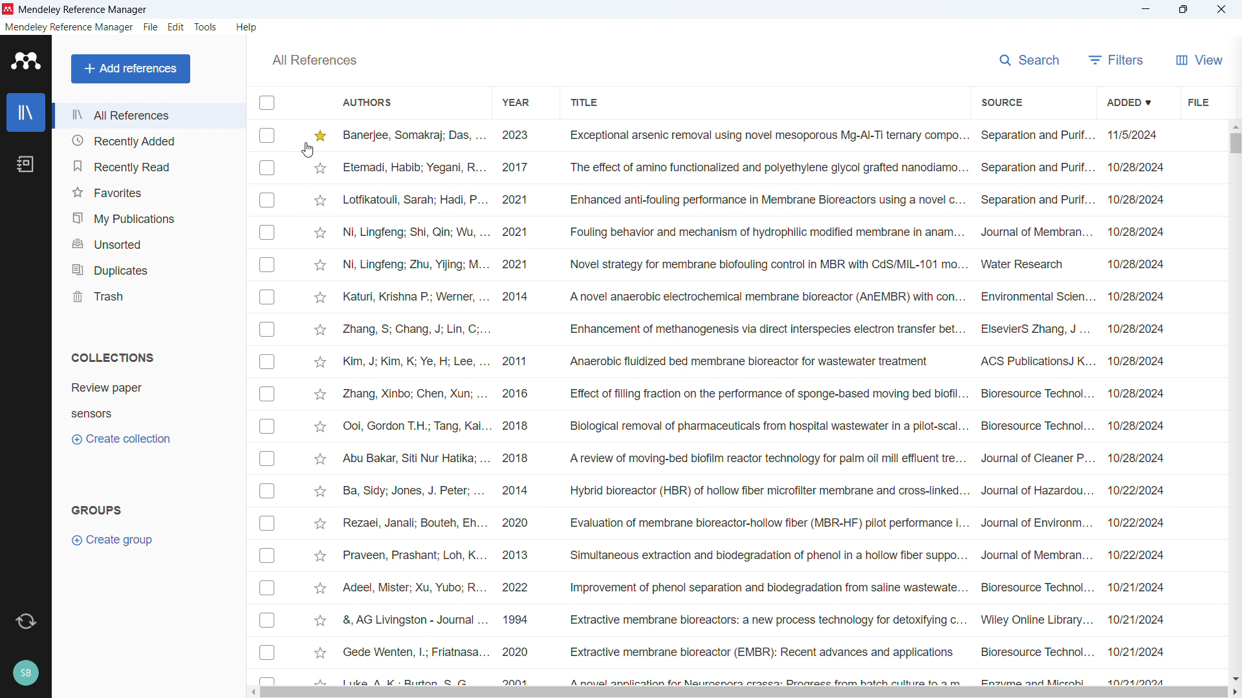 This screenshot has height=698, width=1242. What do you see at coordinates (106, 388) in the screenshot?
I see `Collection 1 ` at bounding box center [106, 388].